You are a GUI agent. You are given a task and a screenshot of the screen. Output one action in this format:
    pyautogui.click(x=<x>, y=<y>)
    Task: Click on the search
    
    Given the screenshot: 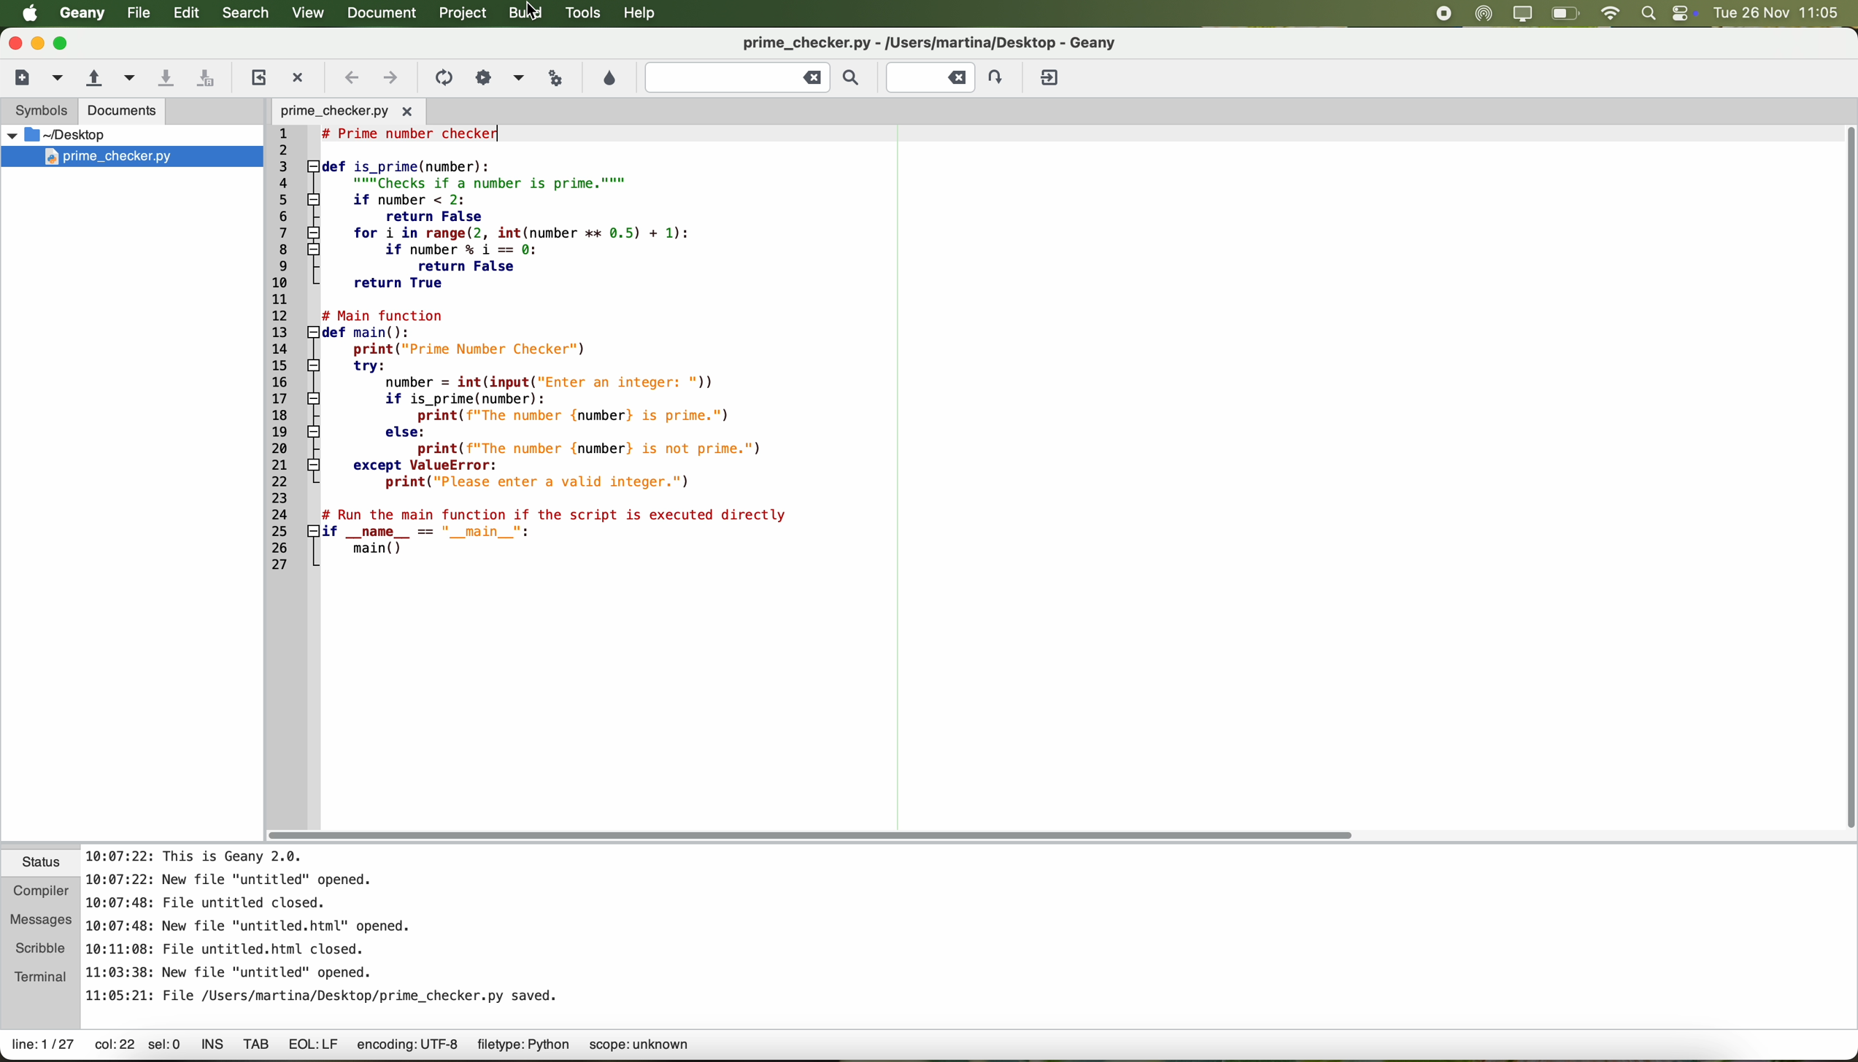 What is the action you would take?
    pyautogui.click(x=245, y=14)
    